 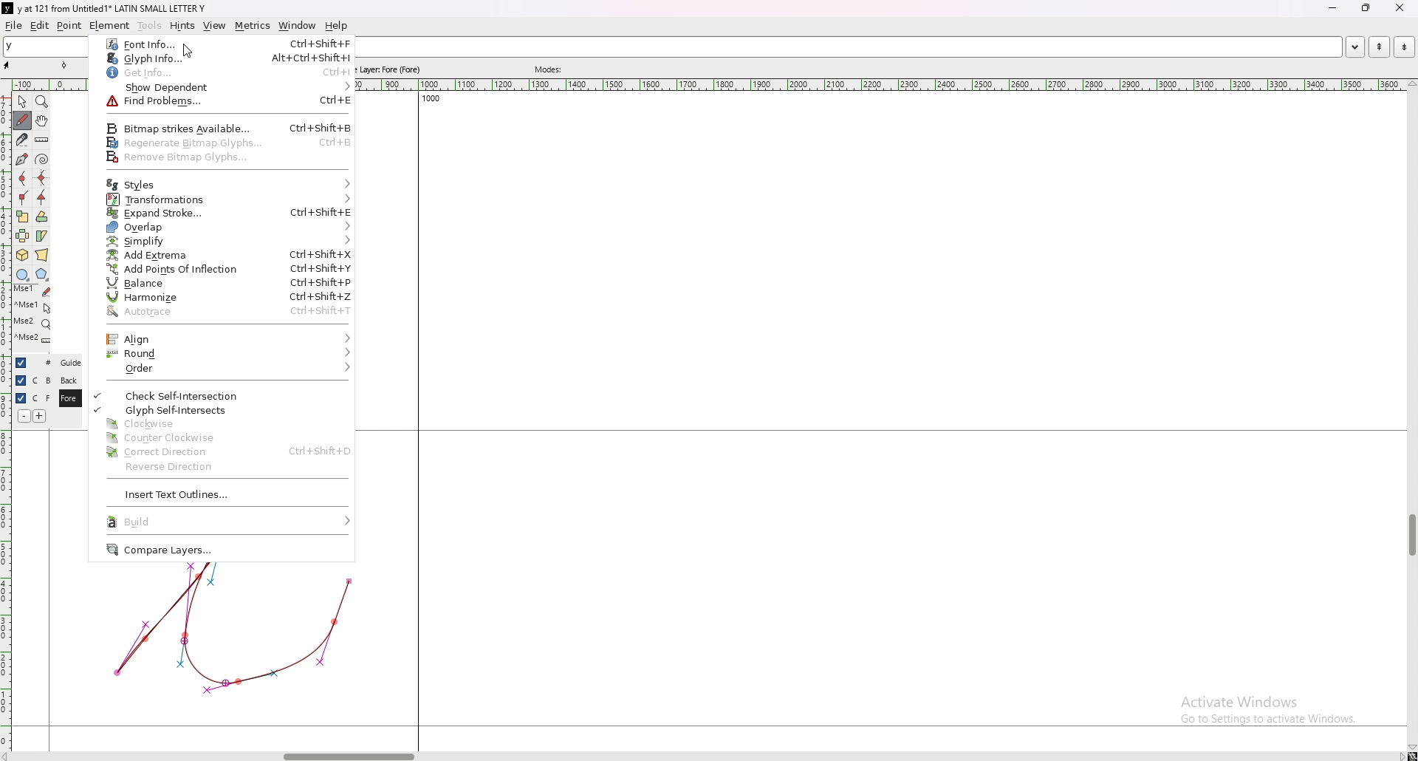 What do you see at coordinates (1354, 47) in the screenshot?
I see `open word list` at bounding box center [1354, 47].